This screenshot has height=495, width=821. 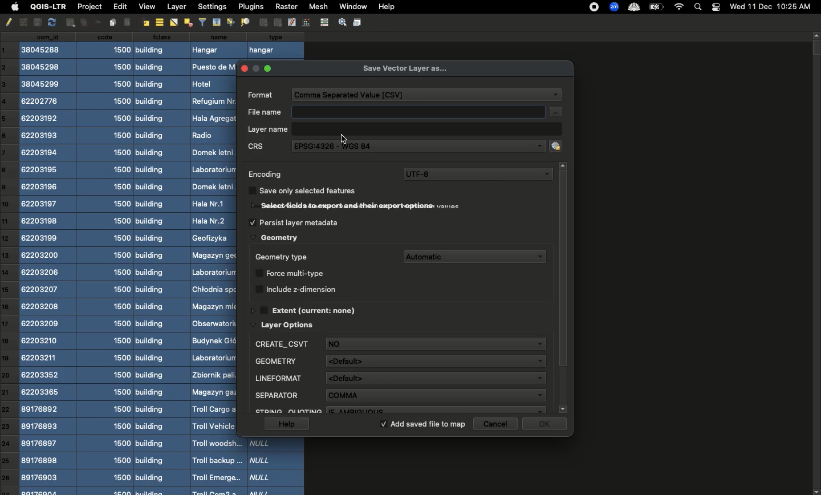 I want to click on Add saved file to map, so click(x=424, y=425).